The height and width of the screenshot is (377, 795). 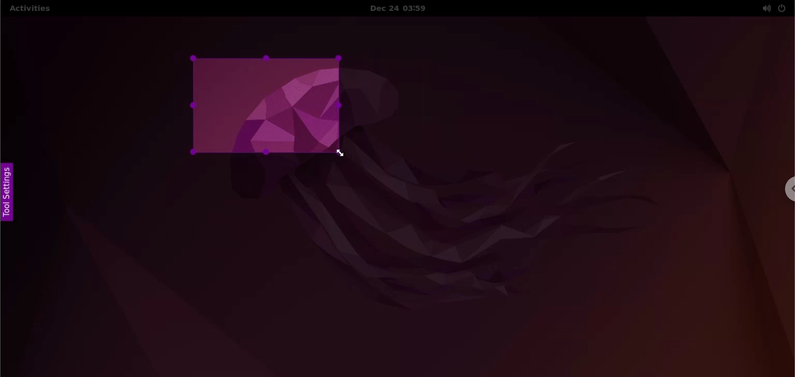 What do you see at coordinates (783, 7) in the screenshot?
I see `power options ` at bounding box center [783, 7].